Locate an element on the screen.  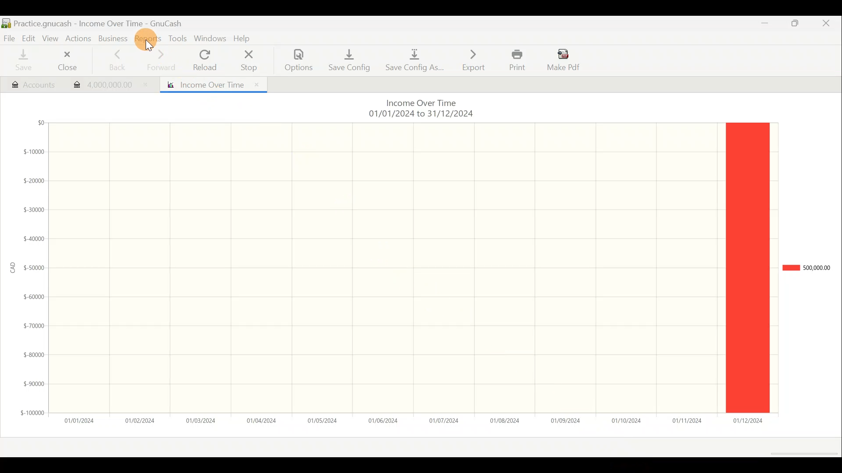
Close is located at coordinates (827, 25).